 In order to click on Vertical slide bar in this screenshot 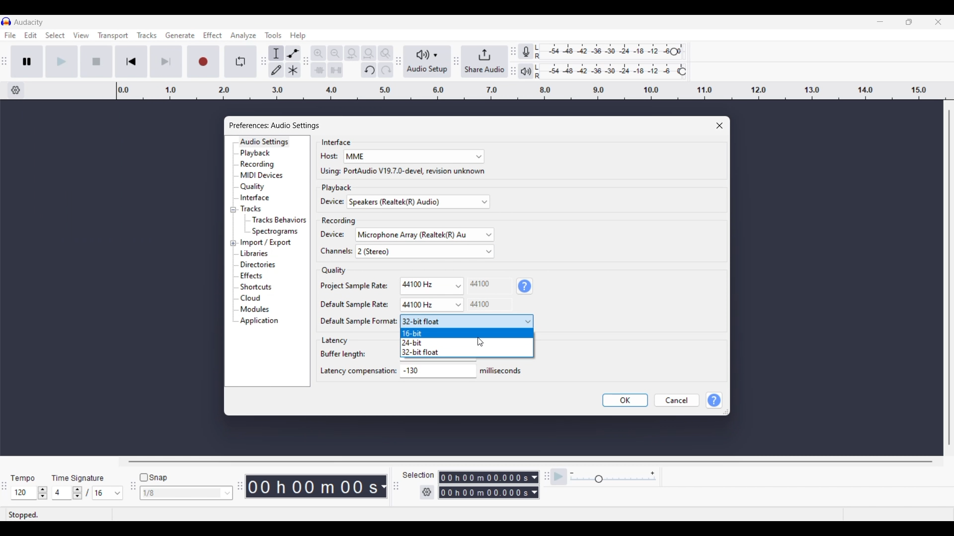, I will do `click(949, 277)`.